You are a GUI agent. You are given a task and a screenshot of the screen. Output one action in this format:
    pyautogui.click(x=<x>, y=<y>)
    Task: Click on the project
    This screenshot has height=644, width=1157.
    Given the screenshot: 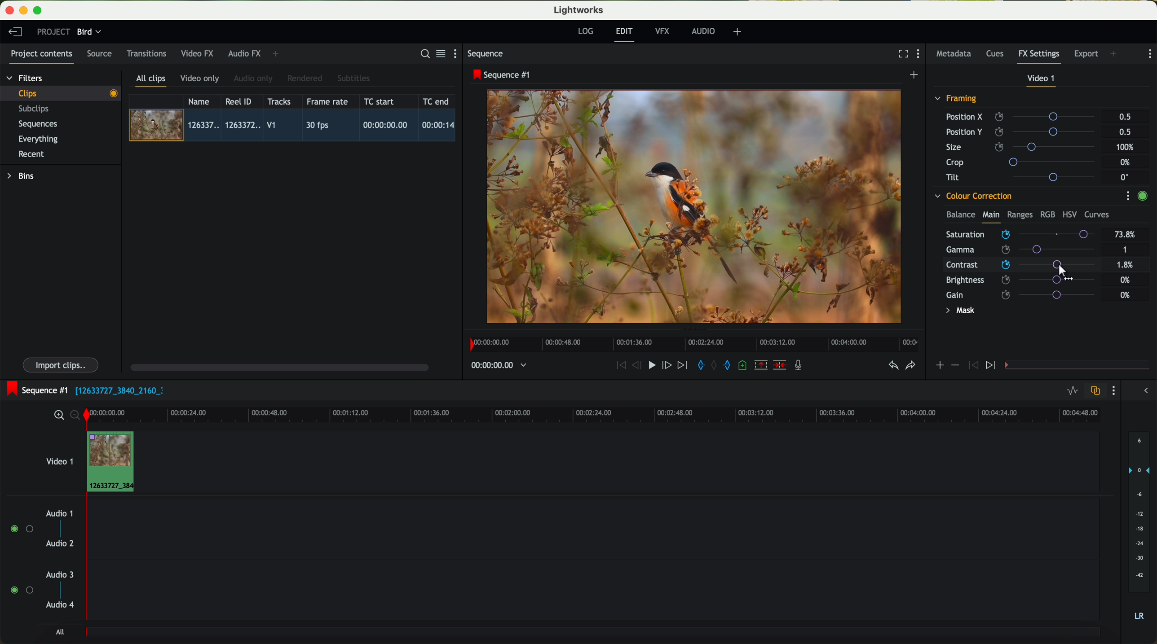 What is the action you would take?
    pyautogui.click(x=53, y=31)
    